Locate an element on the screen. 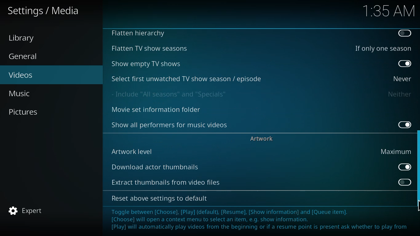  reset above settings to default is located at coordinates (161, 199).